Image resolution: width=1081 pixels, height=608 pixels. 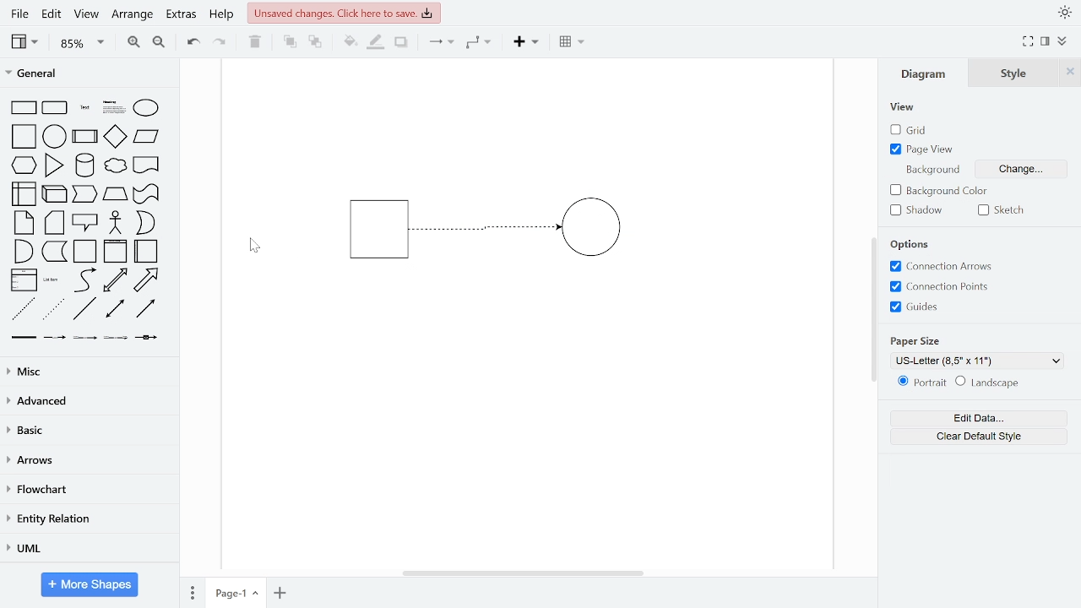 What do you see at coordinates (117, 309) in the screenshot?
I see `bidirectional connector` at bounding box center [117, 309].